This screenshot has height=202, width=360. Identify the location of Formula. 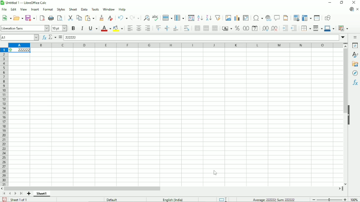
(60, 37).